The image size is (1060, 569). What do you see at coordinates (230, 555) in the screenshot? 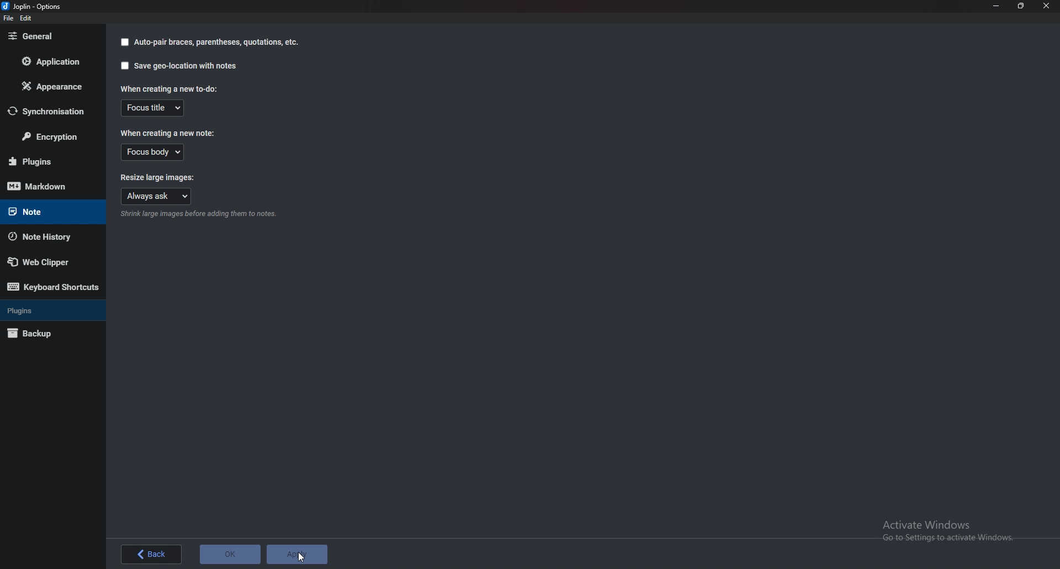
I see `o K` at bounding box center [230, 555].